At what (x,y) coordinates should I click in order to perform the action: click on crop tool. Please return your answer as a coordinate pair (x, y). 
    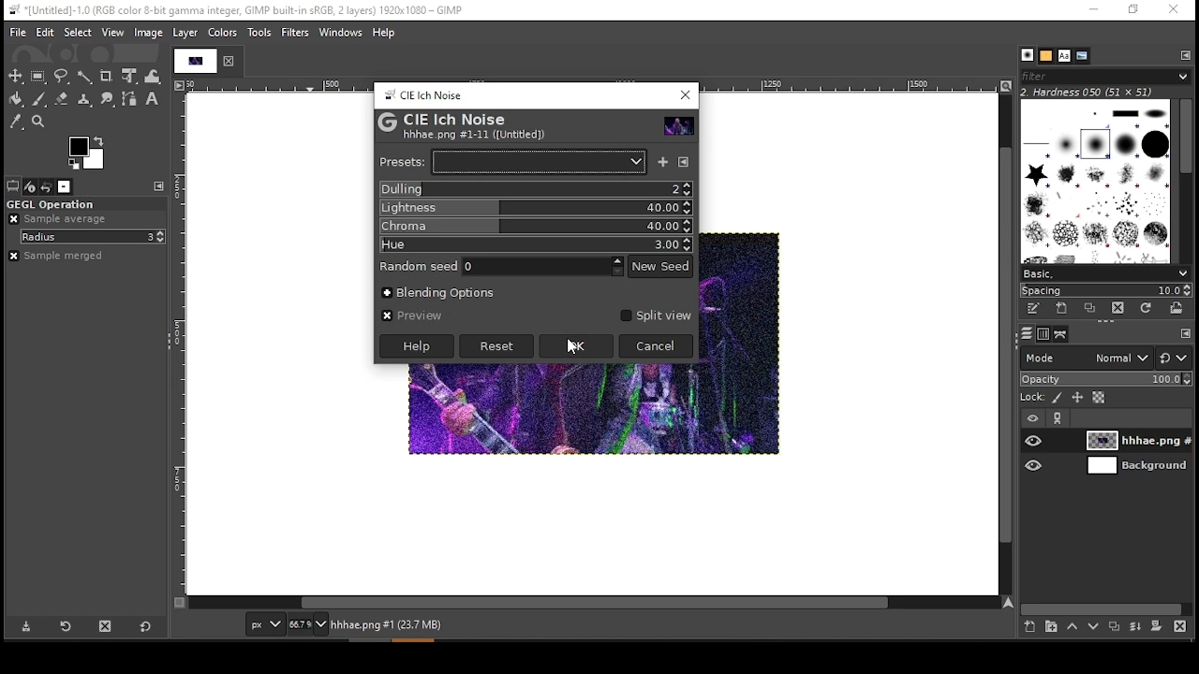
    Looking at the image, I should click on (107, 76).